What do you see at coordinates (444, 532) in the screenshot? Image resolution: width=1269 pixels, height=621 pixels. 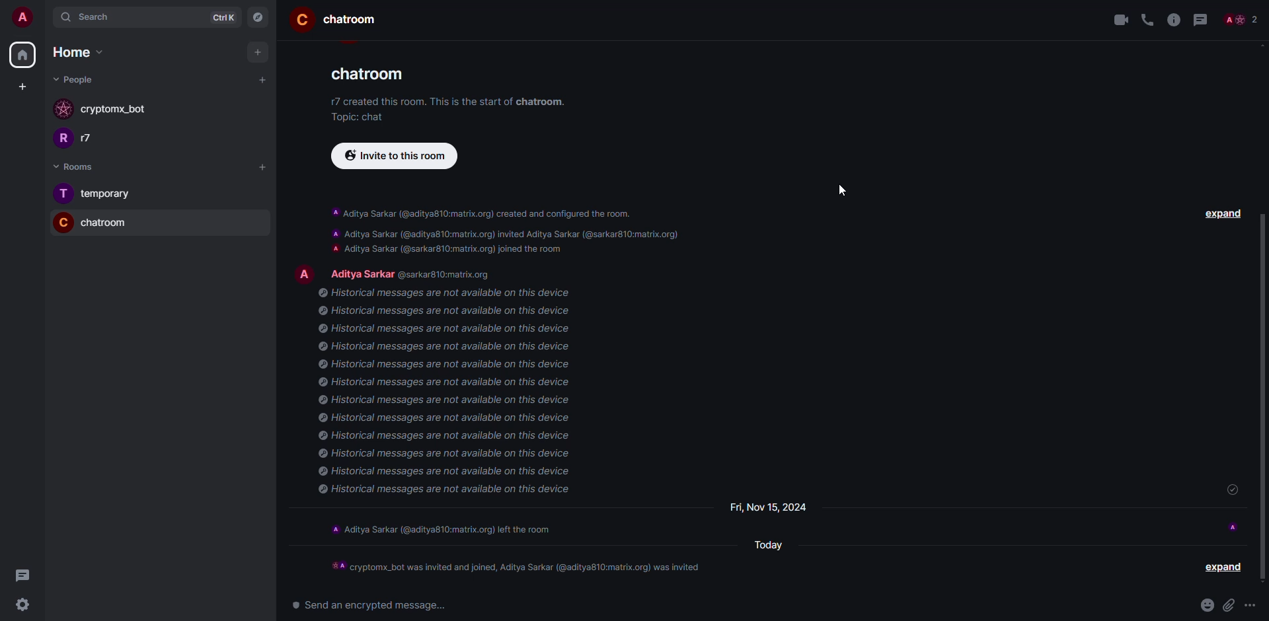 I see `left the room` at bounding box center [444, 532].